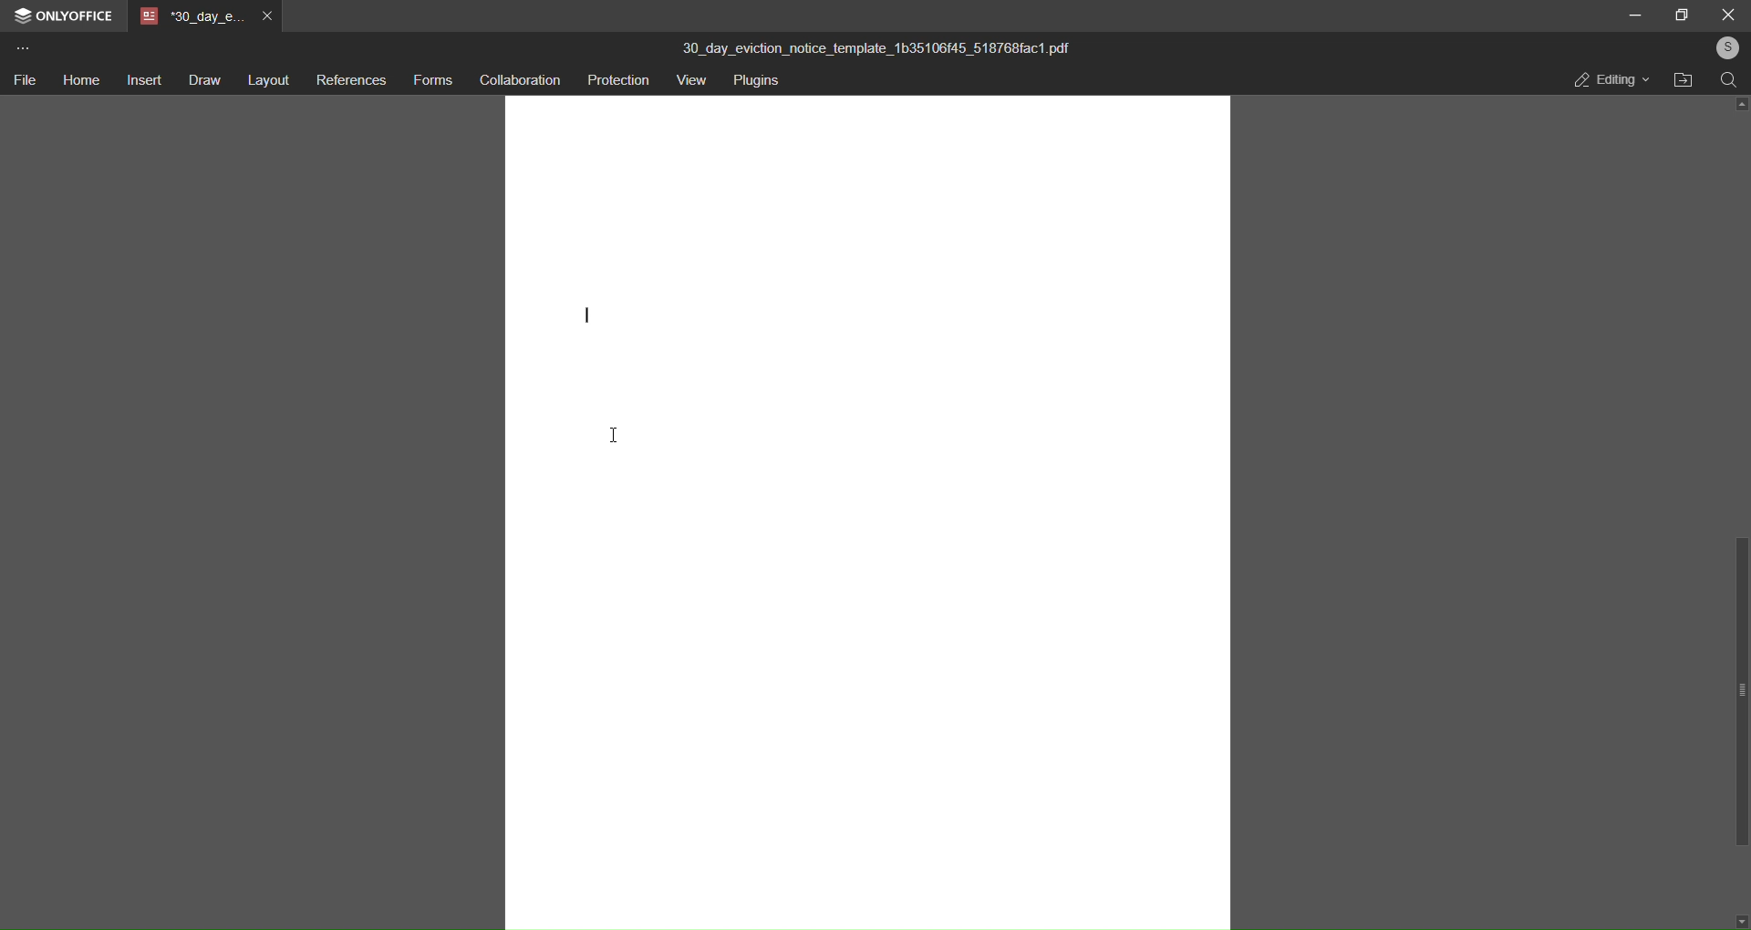  Describe the element at coordinates (615, 80) in the screenshot. I see `protection` at that location.